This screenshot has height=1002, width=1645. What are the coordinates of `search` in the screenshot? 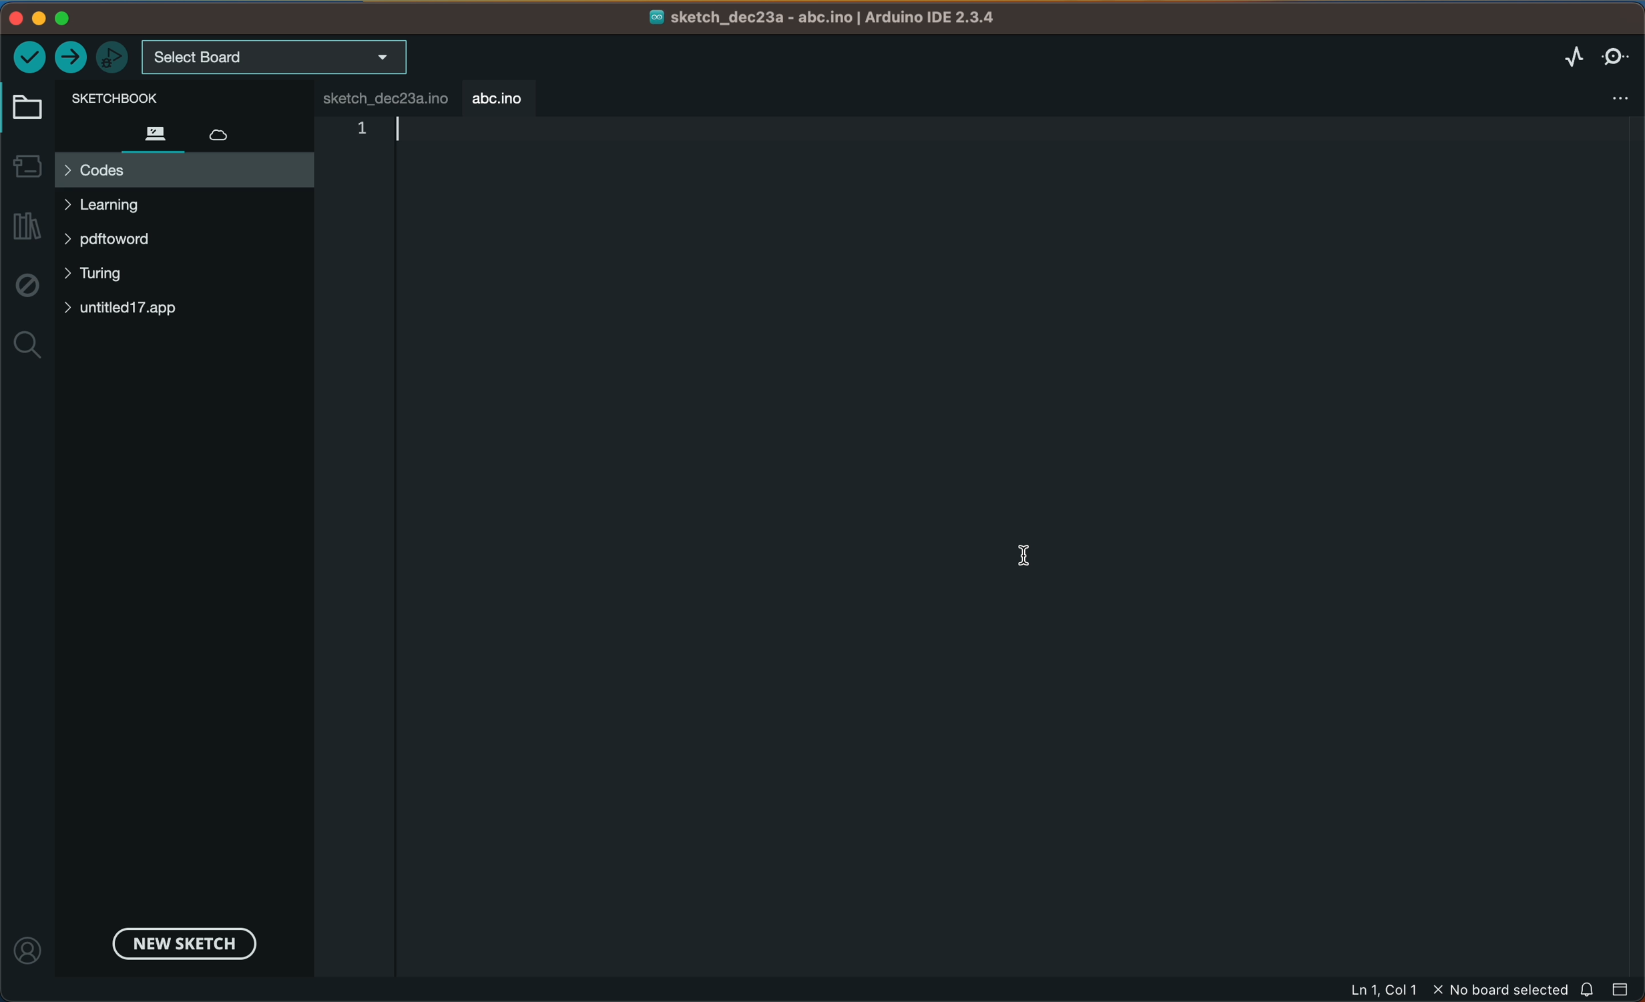 It's located at (27, 346).